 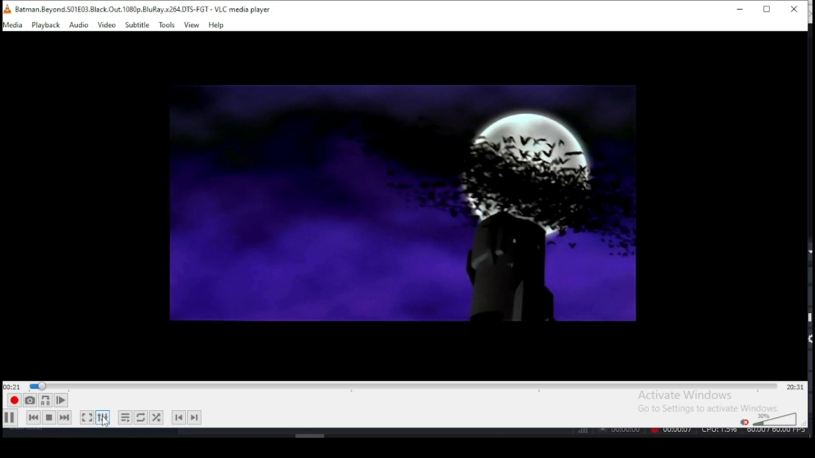 What do you see at coordinates (65, 418) in the screenshot?
I see `next media in track, skips forward when held` at bounding box center [65, 418].